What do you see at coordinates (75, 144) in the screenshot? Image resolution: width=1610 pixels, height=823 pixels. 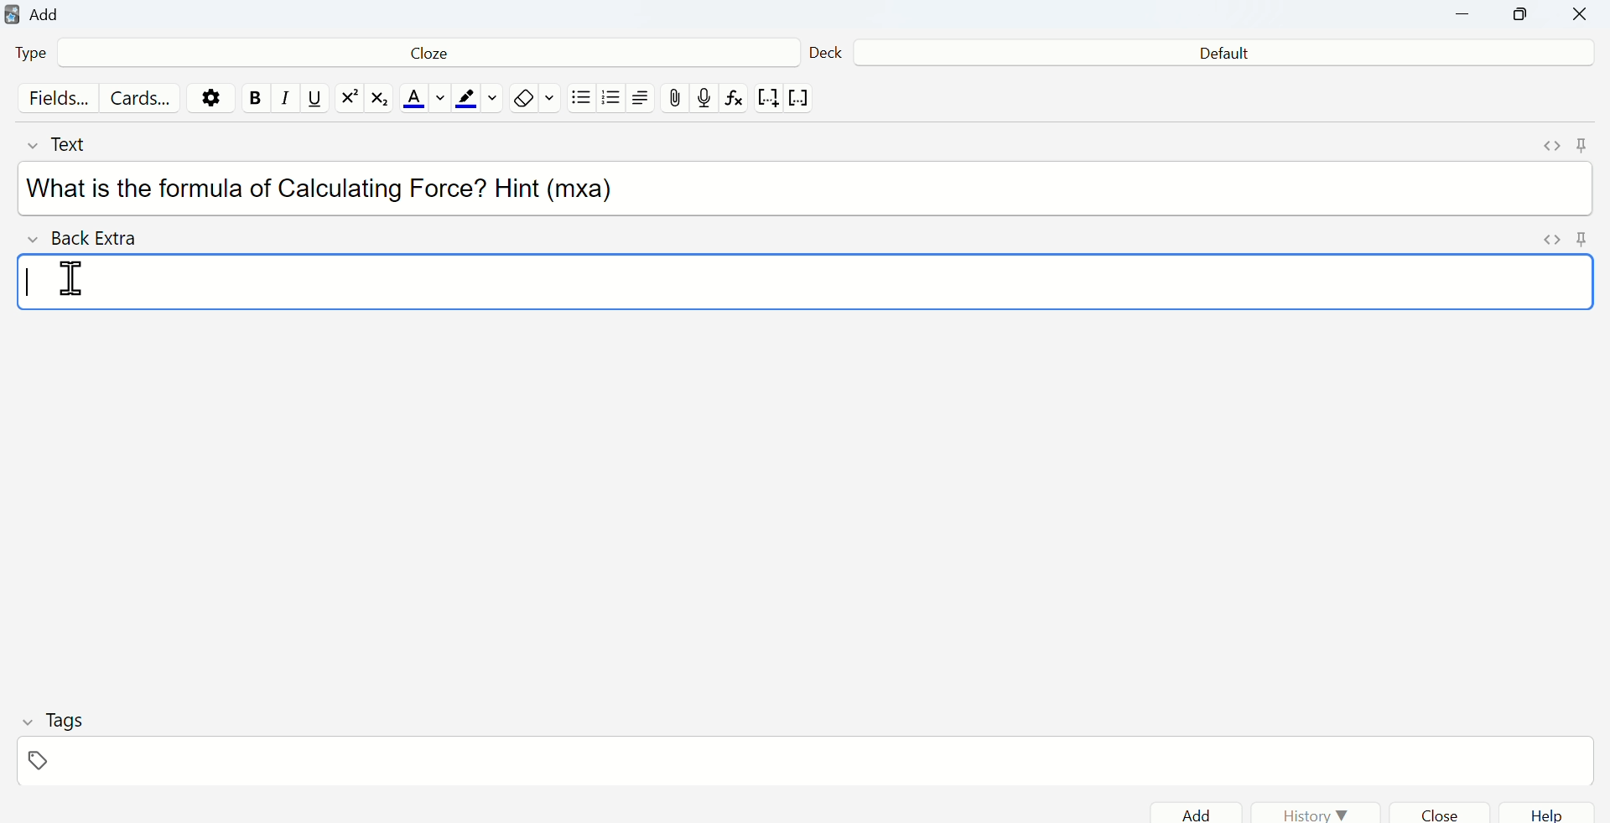 I see `Text` at bounding box center [75, 144].